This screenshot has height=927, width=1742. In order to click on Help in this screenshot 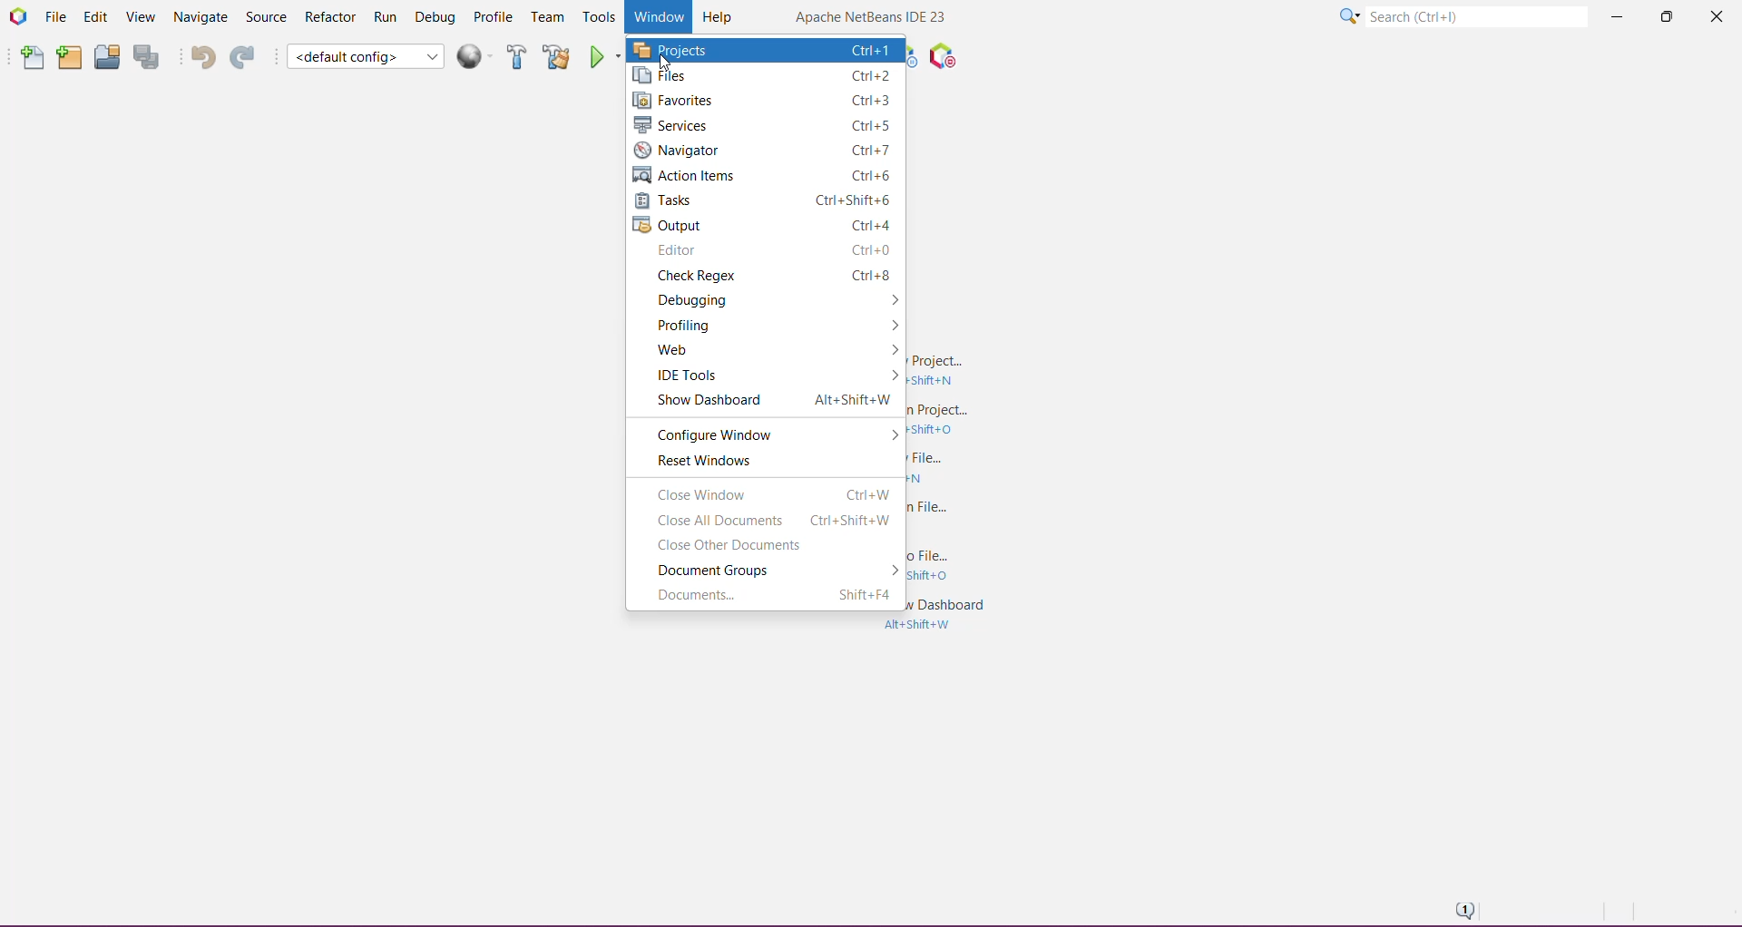, I will do `click(719, 15)`.